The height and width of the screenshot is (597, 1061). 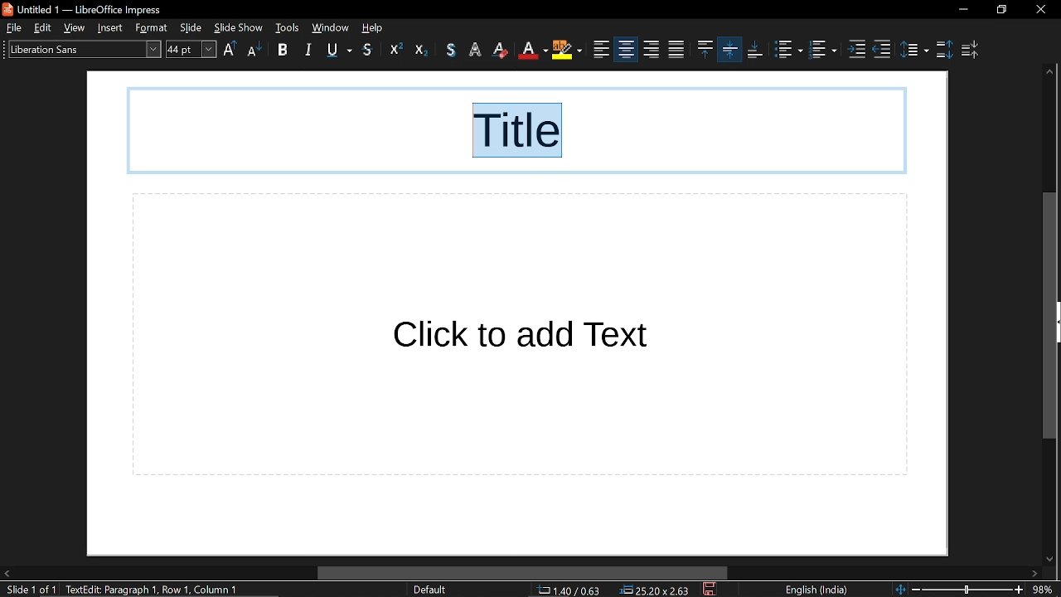 I want to click on highlight, so click(x=534, y=50).